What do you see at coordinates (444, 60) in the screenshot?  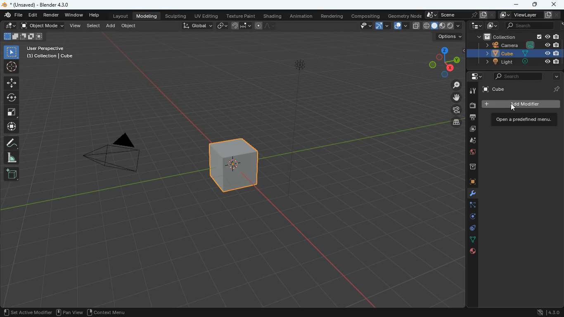 I see `dimensions` at bounding box center [444, 60].